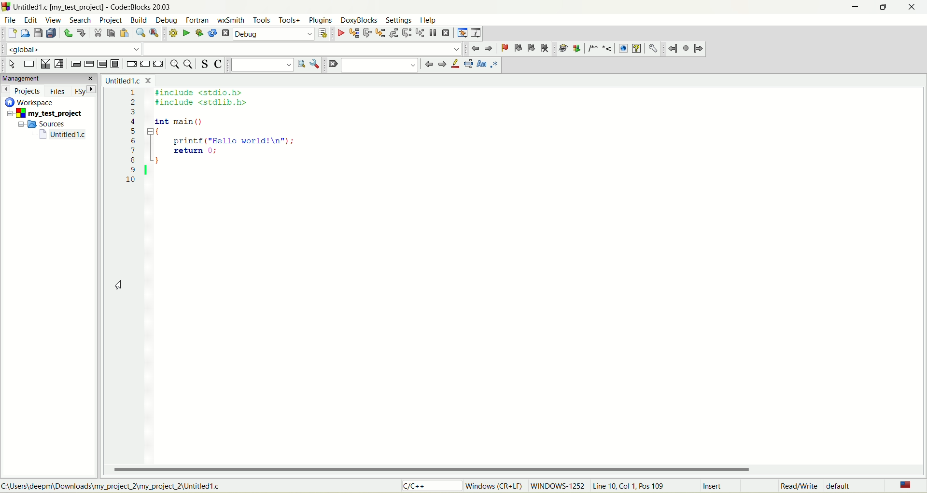  Describe the element at coordinates (175, 64) in the screenshot. I see `zoom in` at that location.